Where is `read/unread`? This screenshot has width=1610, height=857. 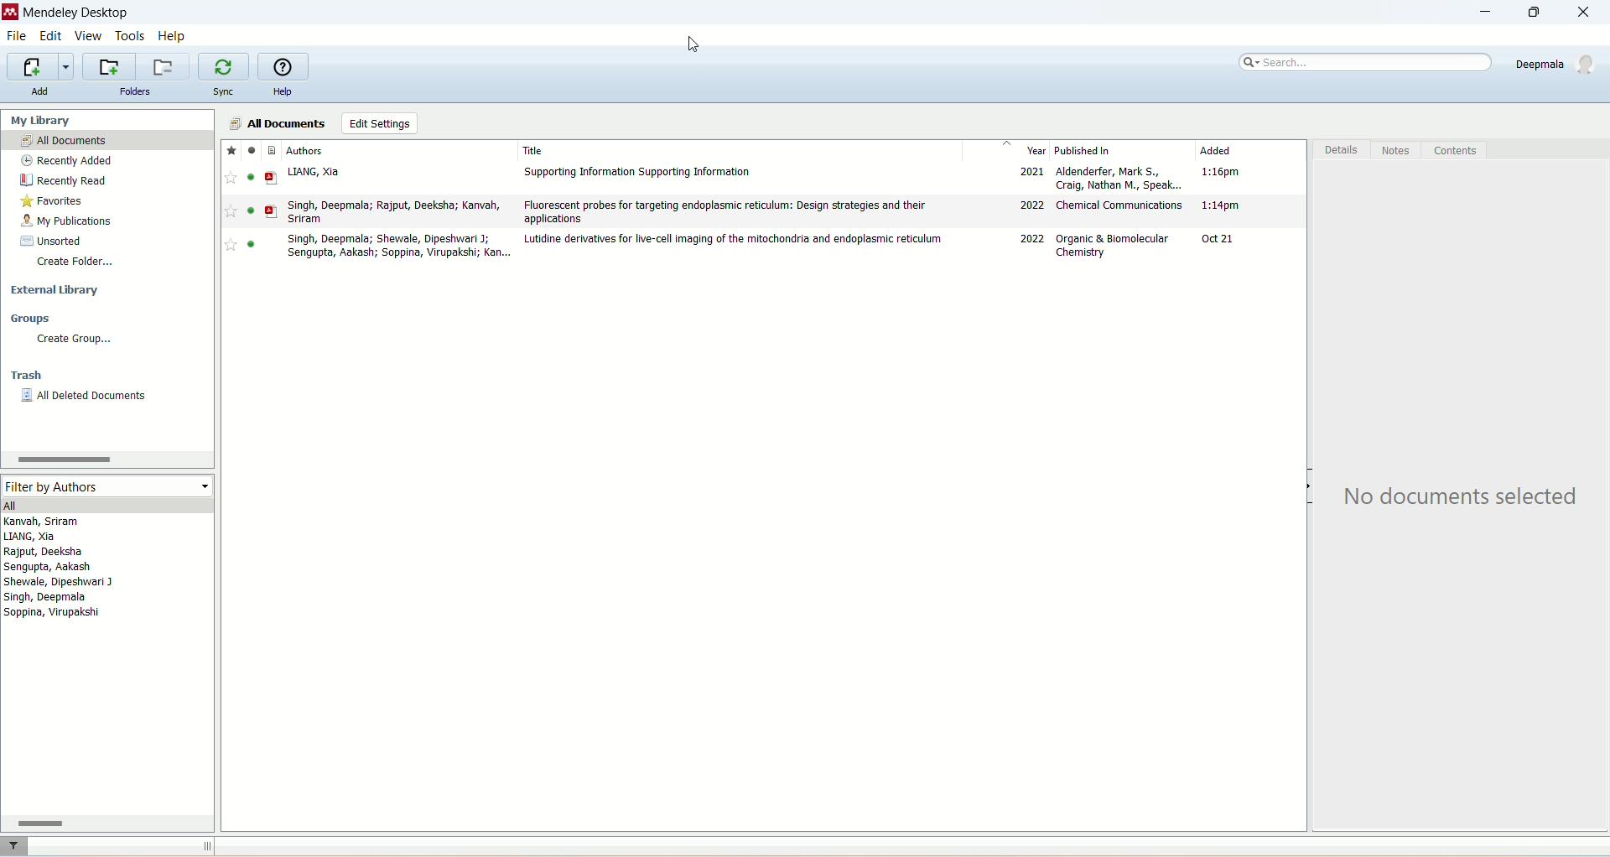
read/unread is located at coordinates (248, 176).